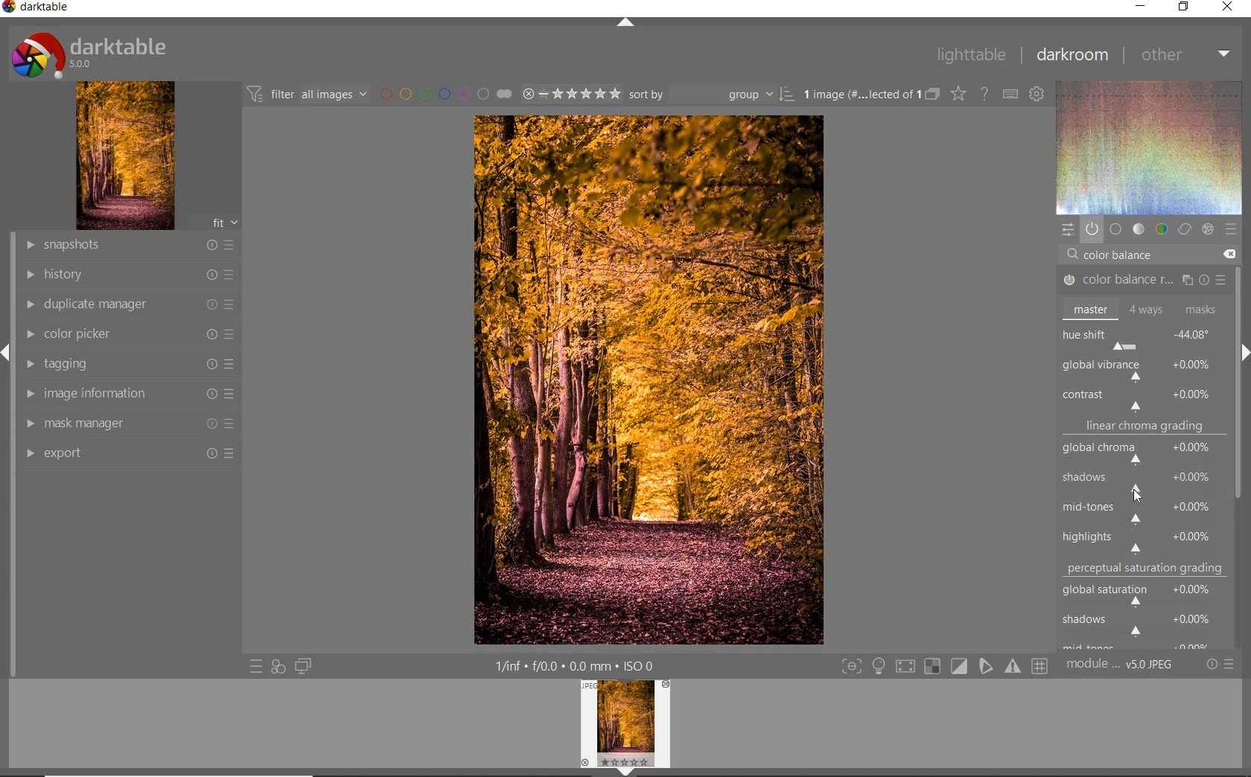 The width and height of the screenshot is (1251, 777). What do you see at coordinates (577, 666) in the screenshot?
I see `other interface detail` at bounding box center [577, 666].